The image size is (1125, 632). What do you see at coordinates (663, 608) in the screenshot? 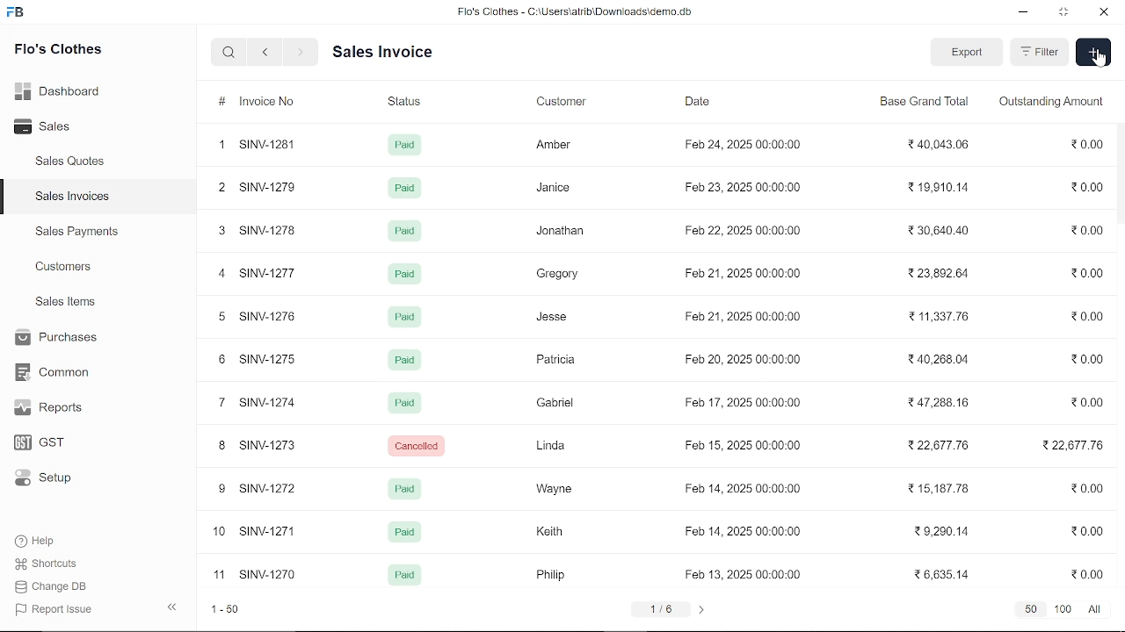
I see `1/6` at bounding box center [663, 608].